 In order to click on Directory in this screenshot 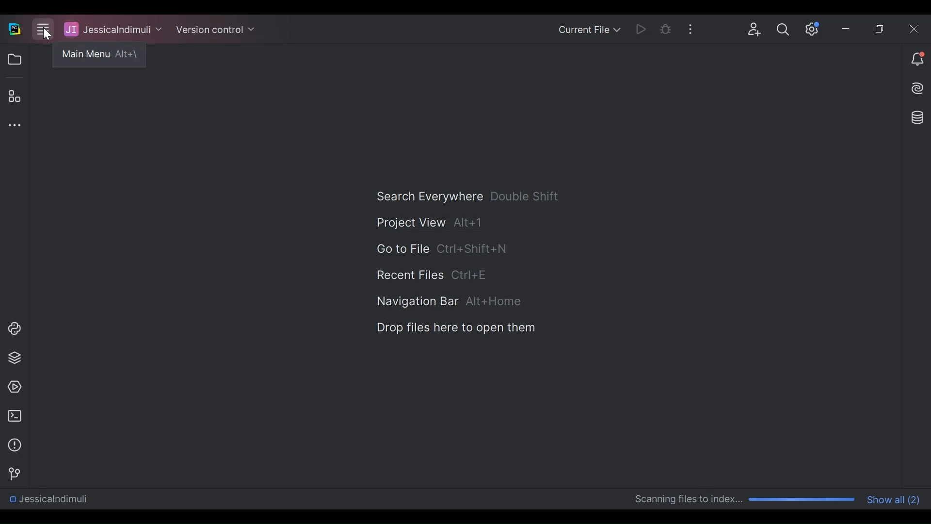, I will do `click(47, 499)`.